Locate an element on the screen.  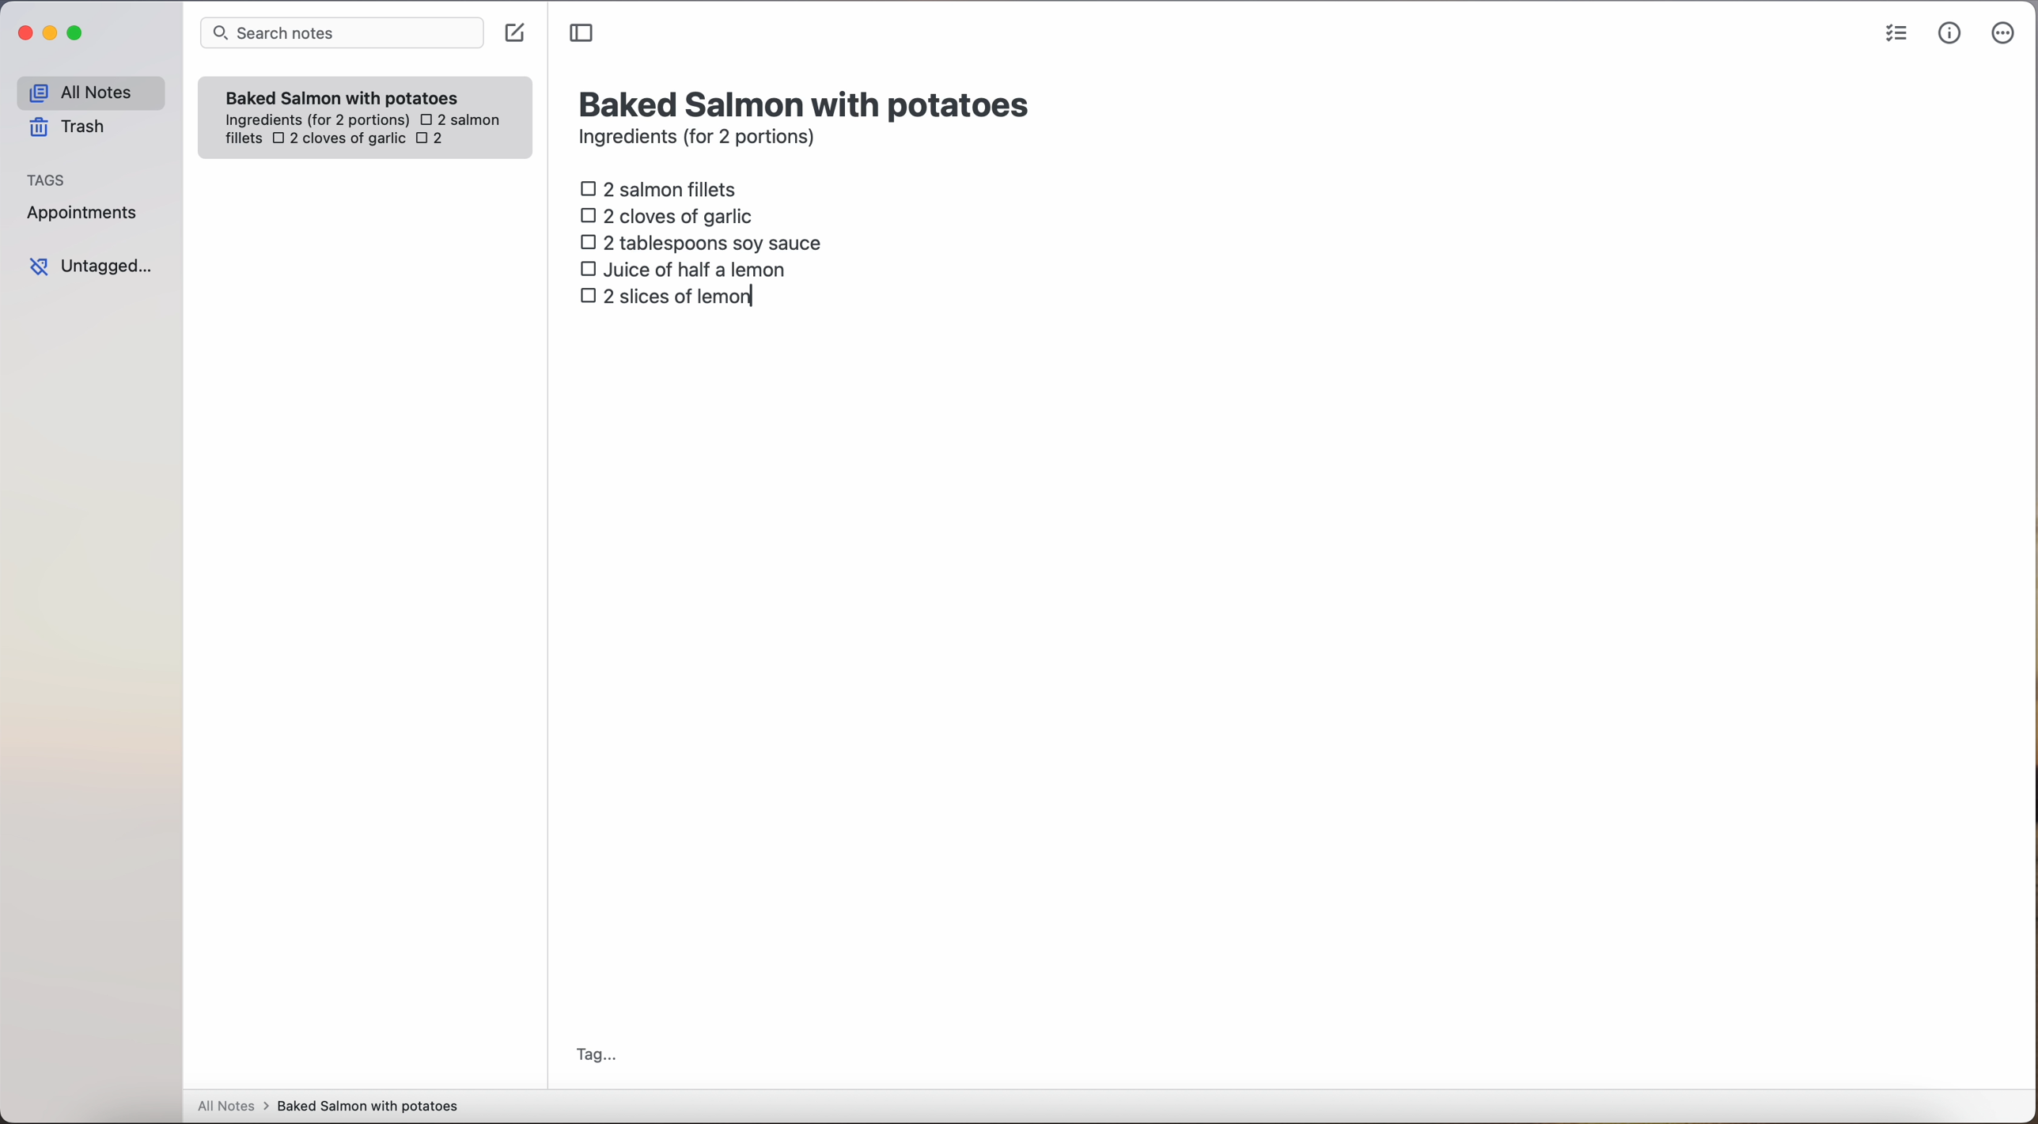
2 cloves of garlic is located at coordinates (671, 214).